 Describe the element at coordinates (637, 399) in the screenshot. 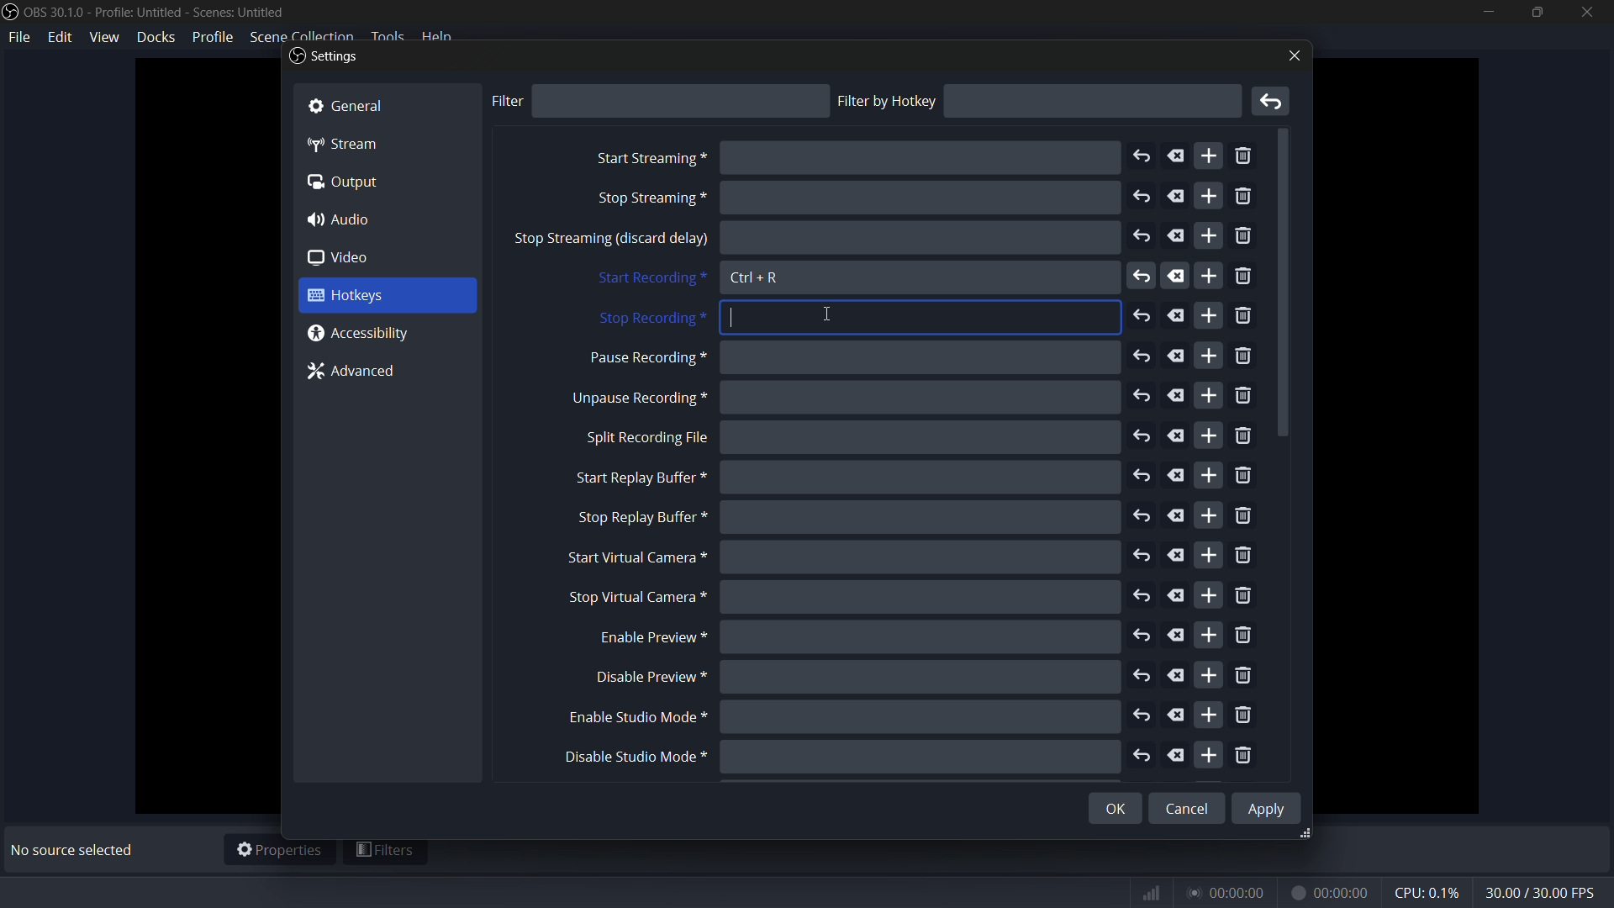

I see `unpause recording` at that location.